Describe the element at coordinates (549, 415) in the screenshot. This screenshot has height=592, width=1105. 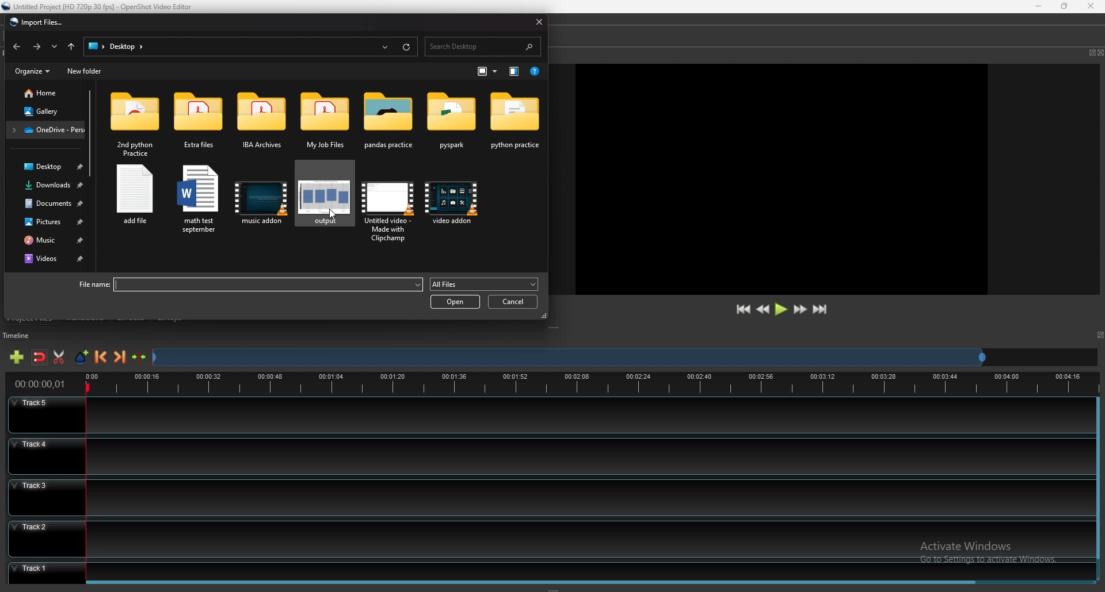
I see `track 5` at that location.